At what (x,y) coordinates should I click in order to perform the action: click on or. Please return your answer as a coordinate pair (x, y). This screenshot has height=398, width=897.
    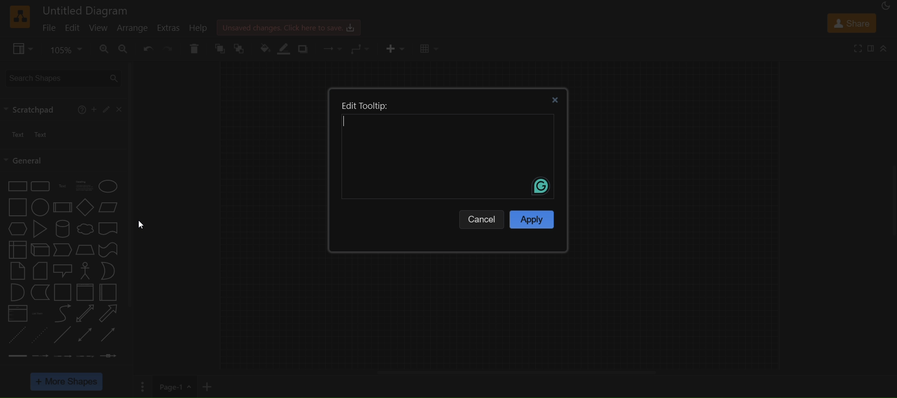
    Looking at the image, I should click on (108, 271).